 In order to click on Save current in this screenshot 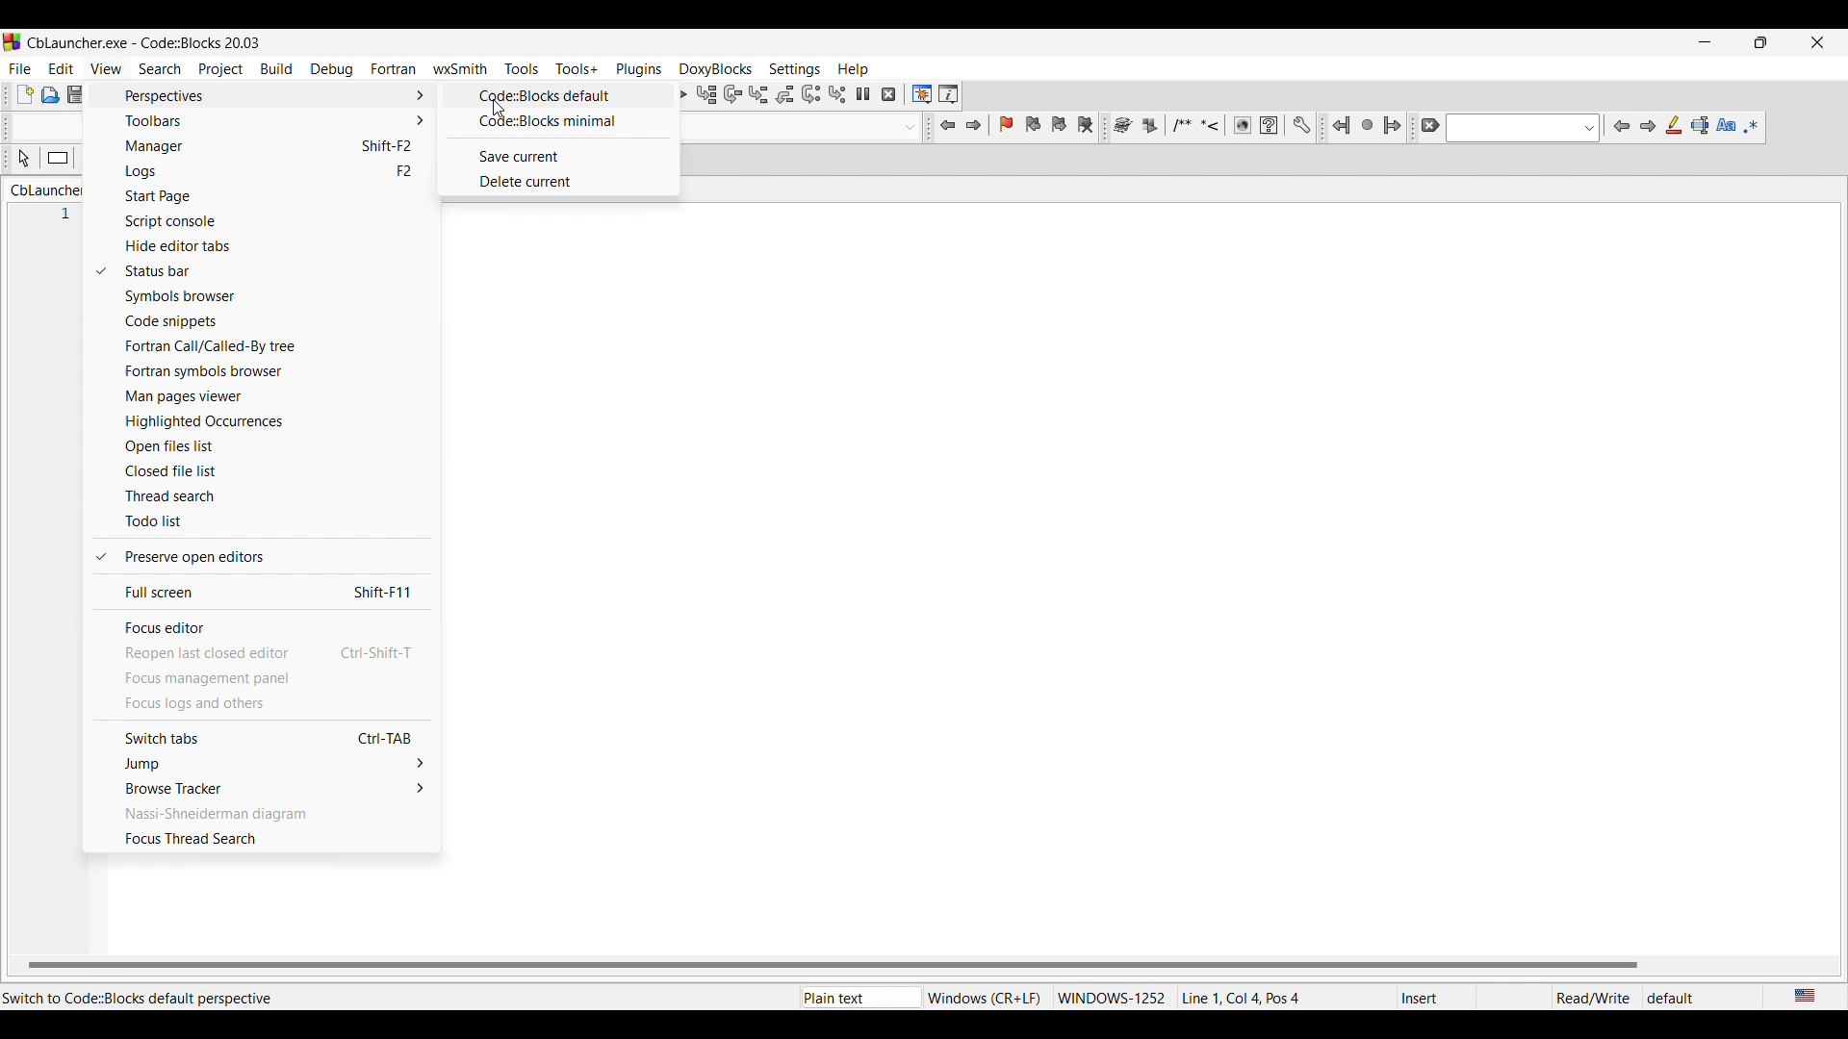, I will do `click(564, 157)`.